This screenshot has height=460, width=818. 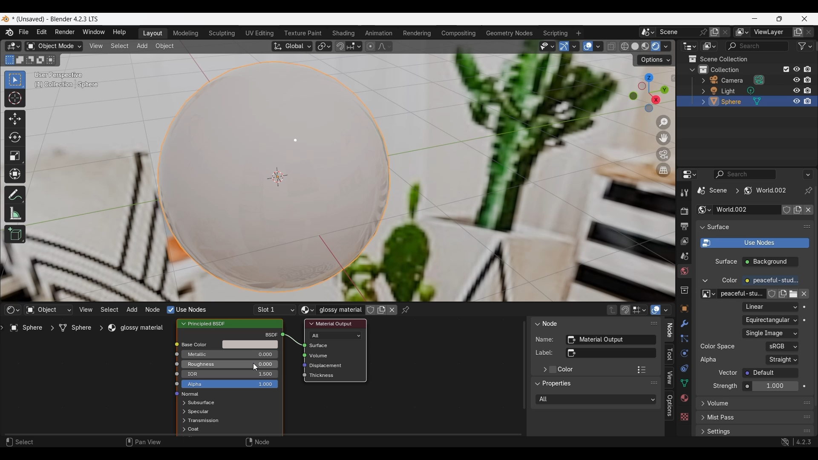 What do you see at coordinates (807, 227) in the screenshot?
I see `Float surface panel` at bounding box center [807, 227].